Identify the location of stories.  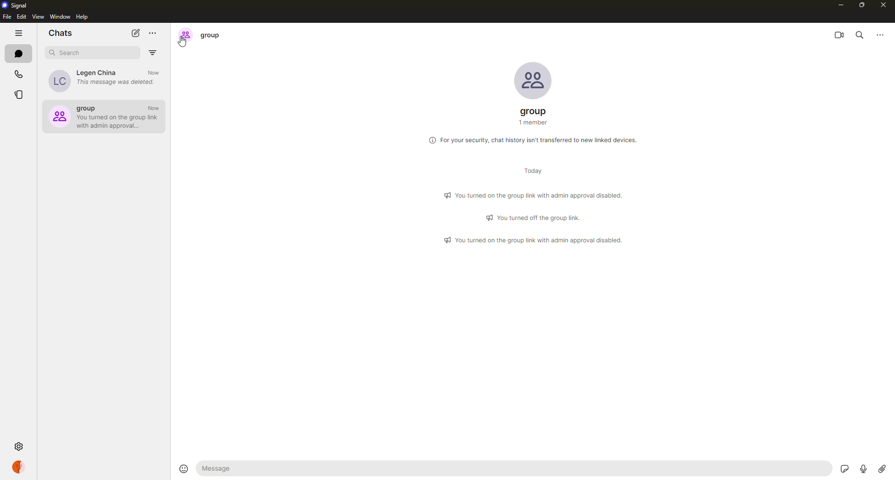
(18, 96).